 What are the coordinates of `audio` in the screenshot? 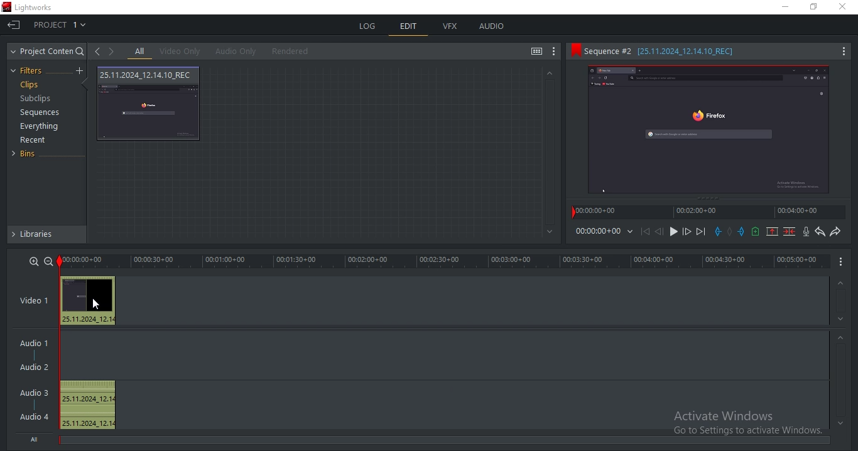 It's located at (36, 382).